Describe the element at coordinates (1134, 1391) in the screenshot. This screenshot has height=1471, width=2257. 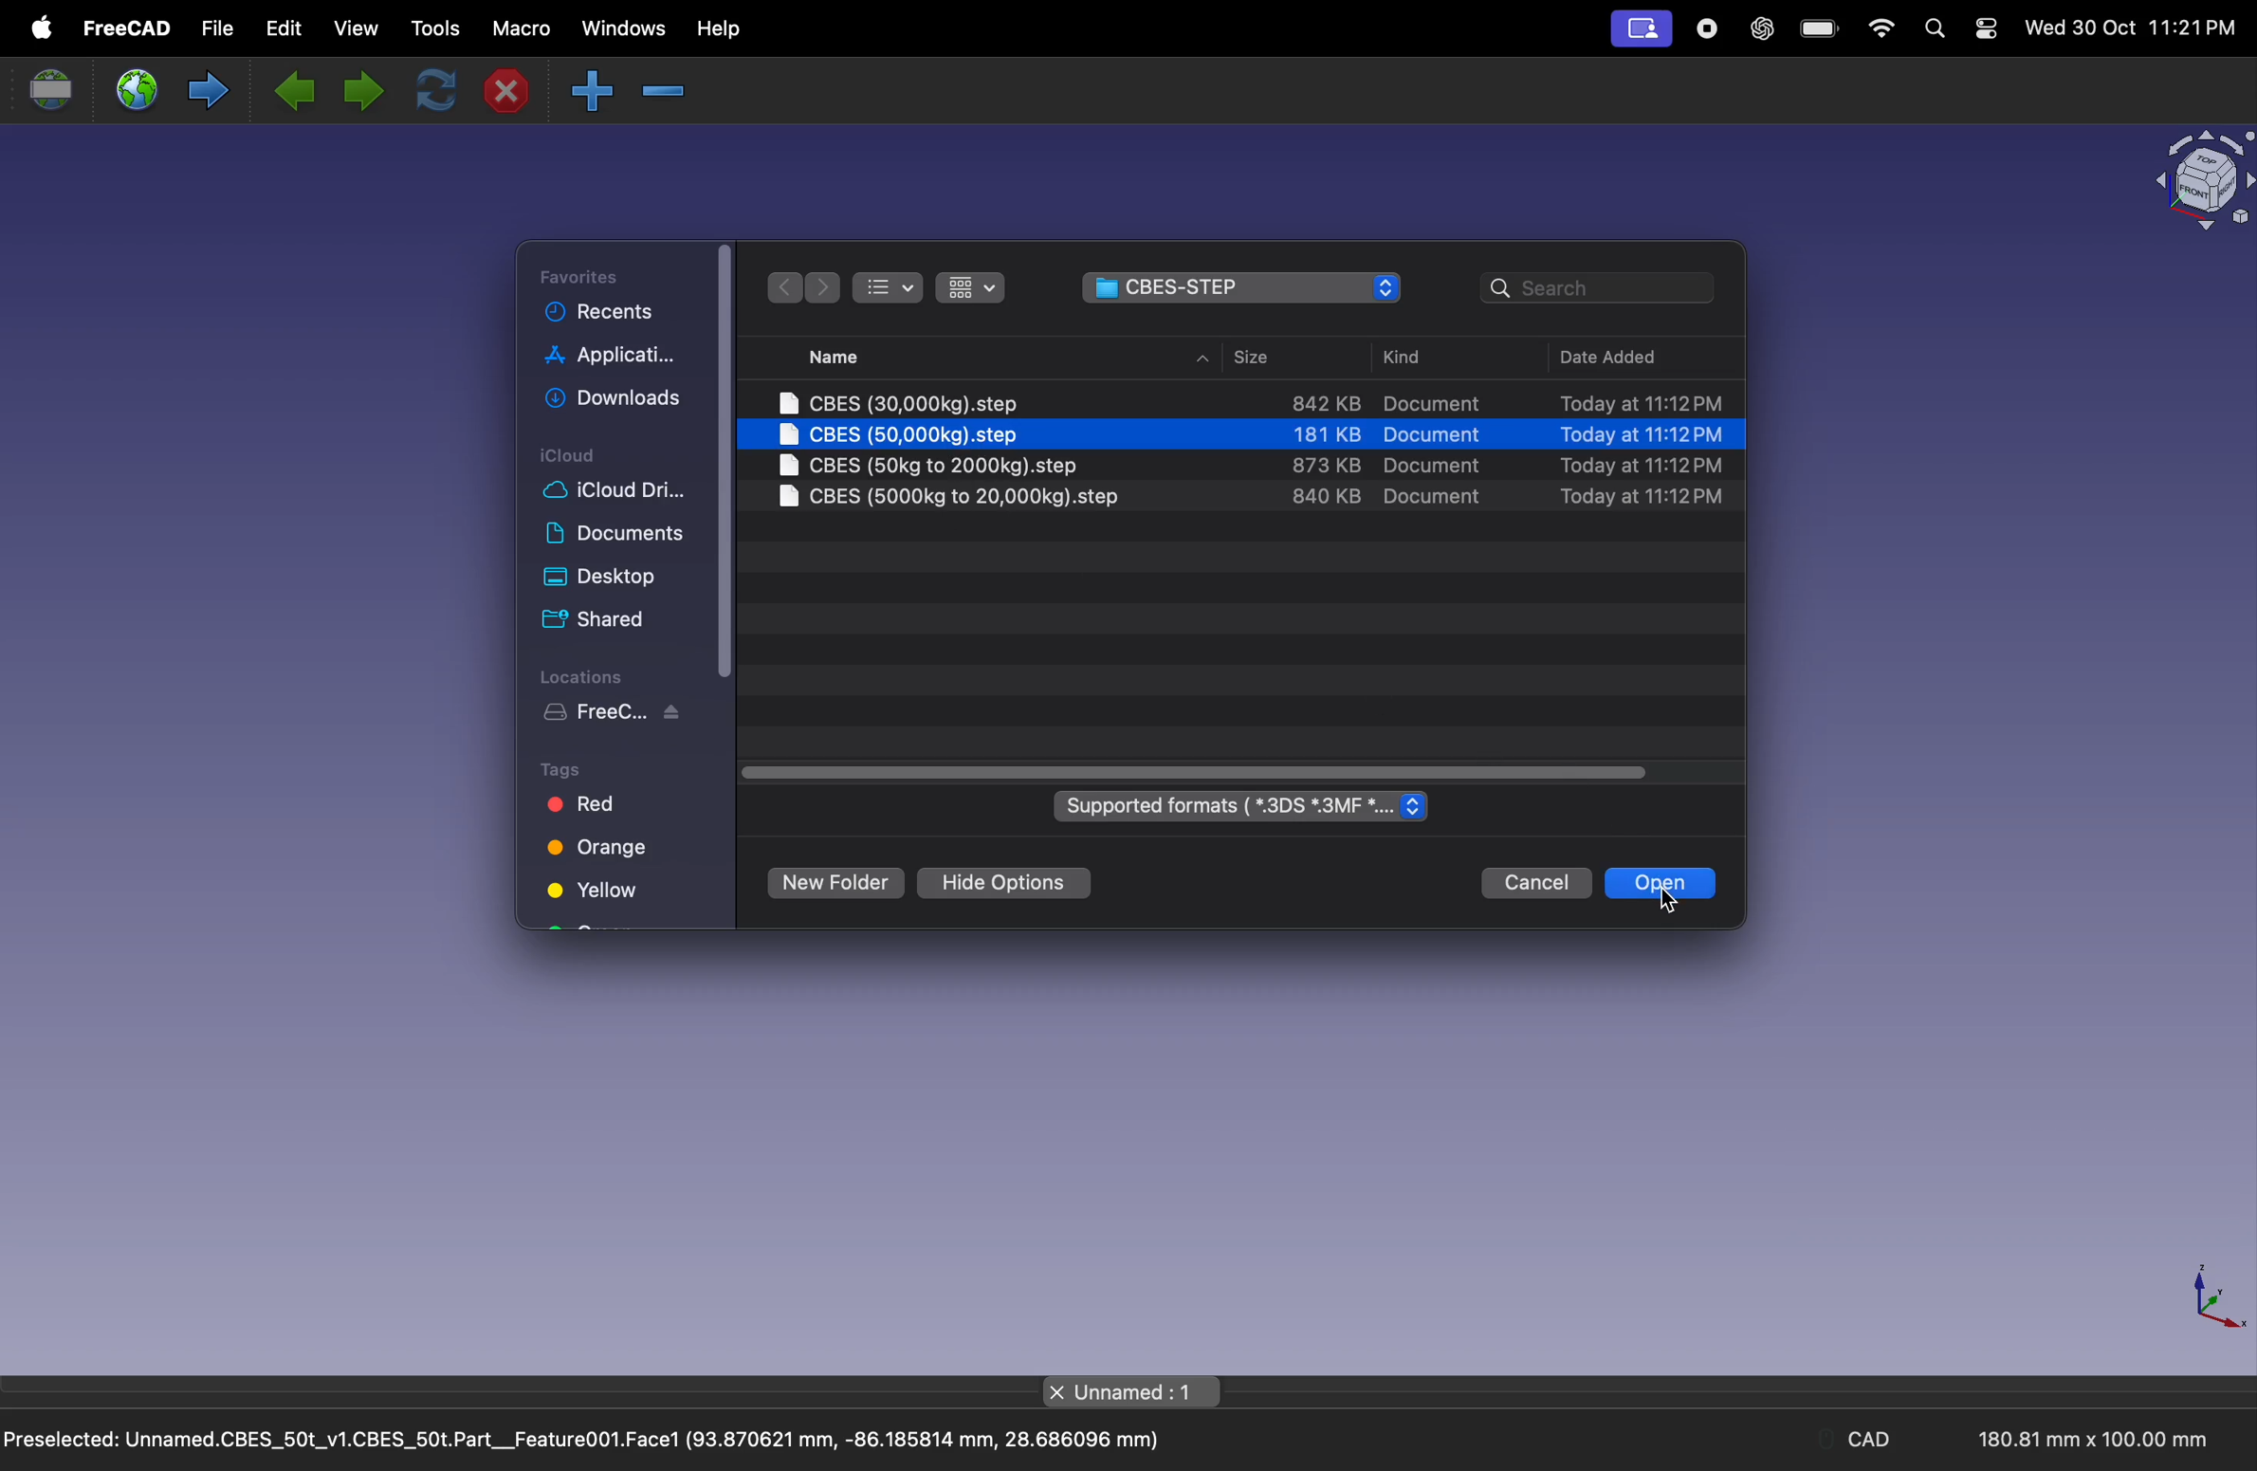
I see `page title` at that location.